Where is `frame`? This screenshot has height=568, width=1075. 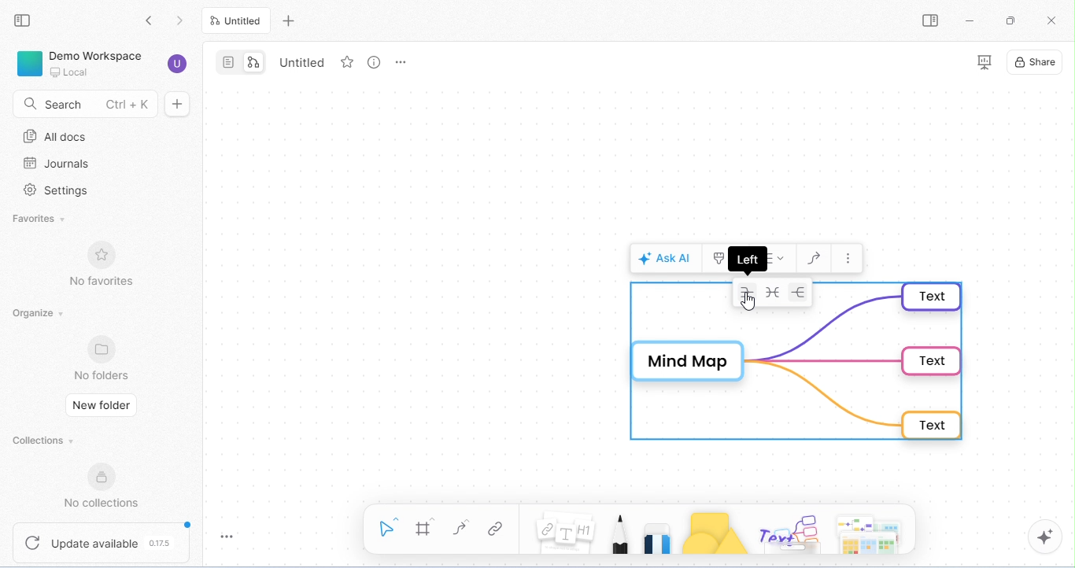 frame is located at coordinates (425, 528).